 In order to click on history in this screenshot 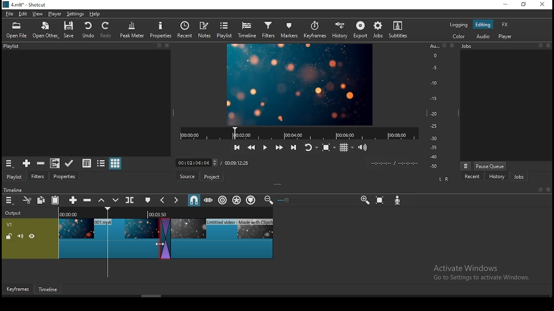, I will do `click(341, 30)`.